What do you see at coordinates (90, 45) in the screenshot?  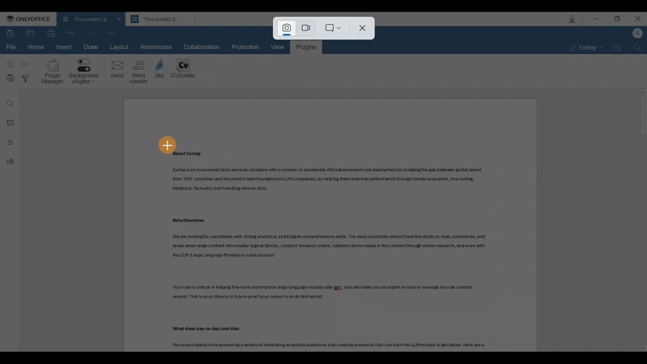 I see `Draw` at bounding box center [90, 45].